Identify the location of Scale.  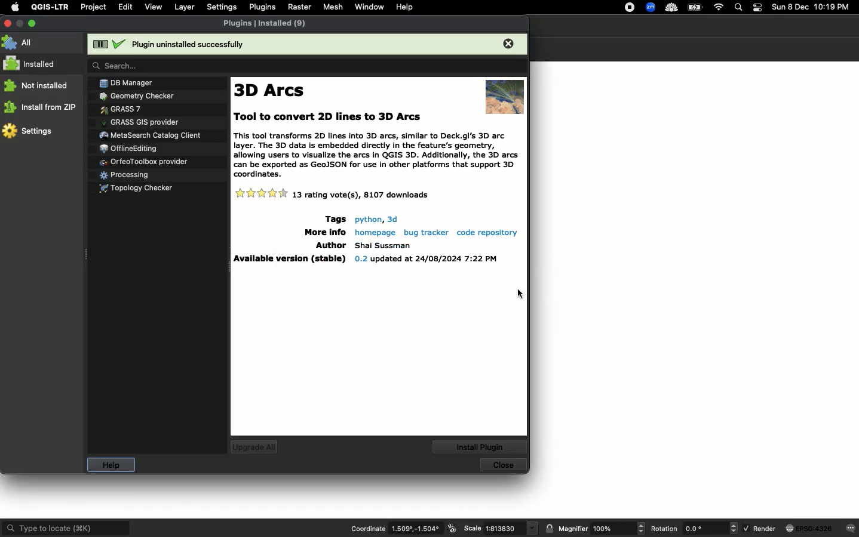
(499, 529).